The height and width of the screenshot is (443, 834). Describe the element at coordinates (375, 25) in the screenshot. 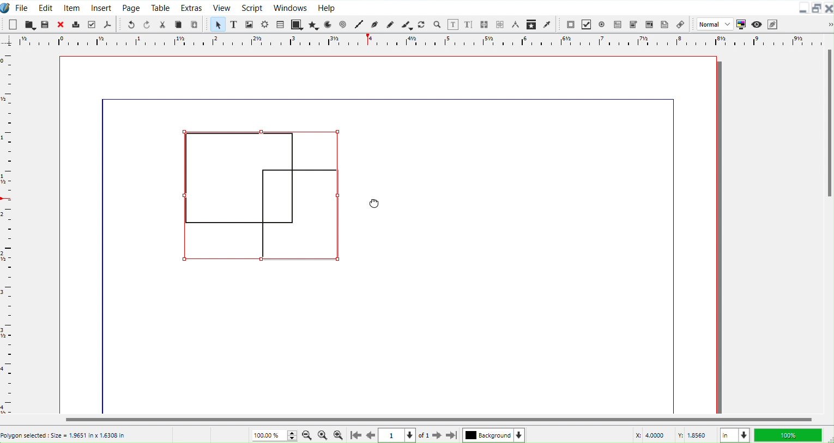

I see `Bezier curve` at that location.